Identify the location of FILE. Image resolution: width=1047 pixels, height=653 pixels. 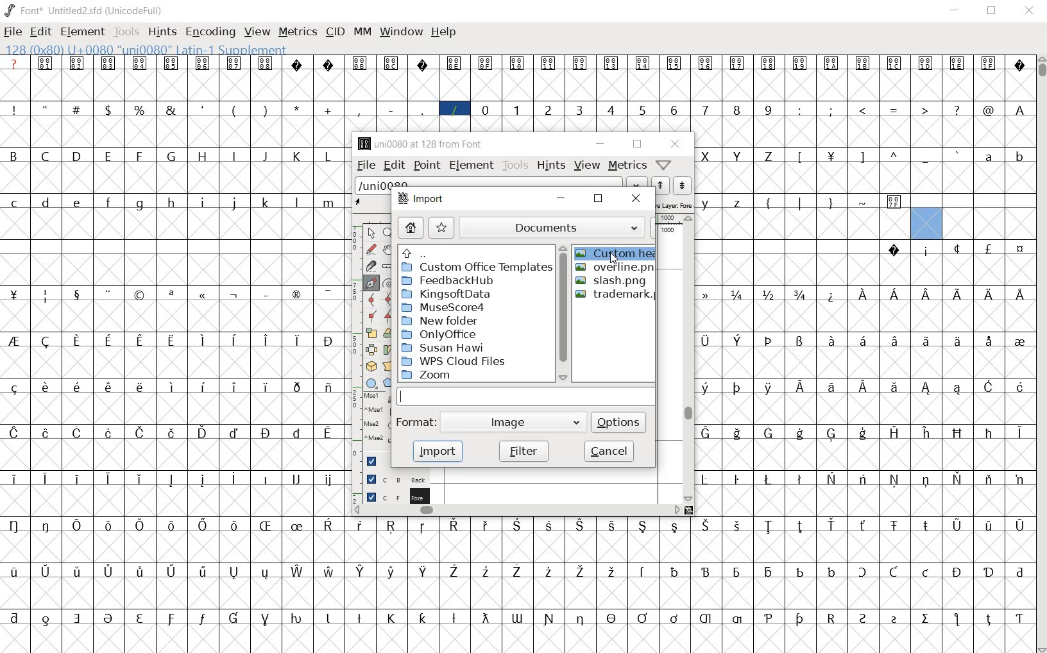
(13, 31).